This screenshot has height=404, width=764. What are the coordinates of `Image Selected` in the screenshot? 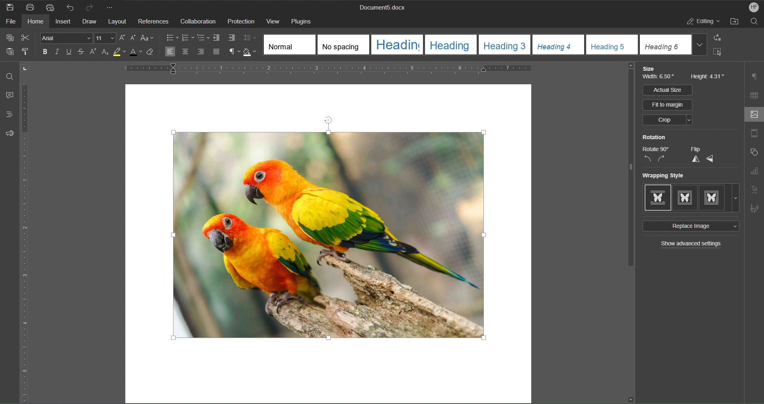 It's located at (359, 230).